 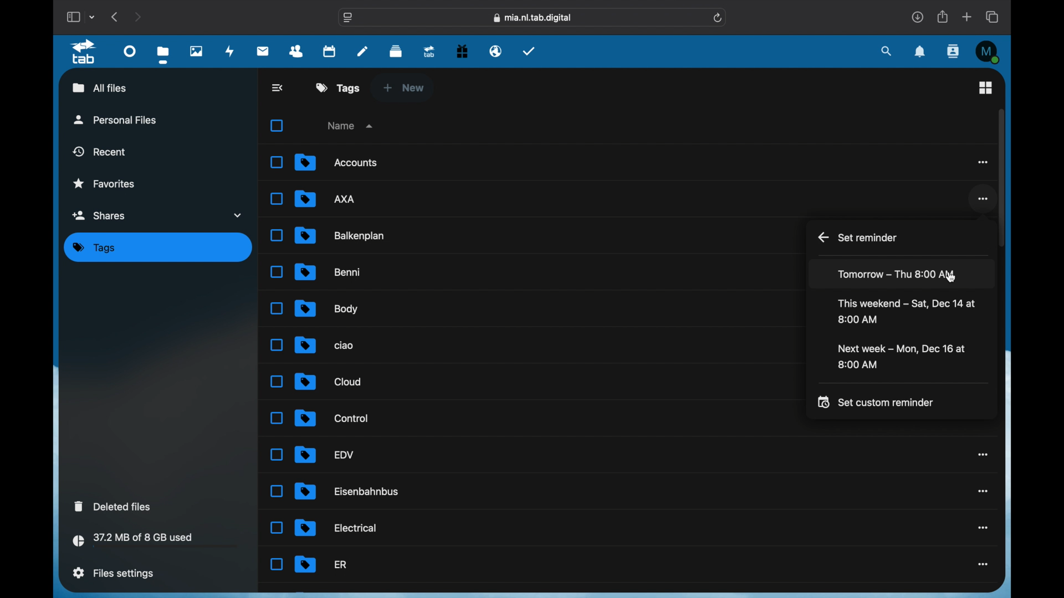 I want to click on share, so click(x=943, y=17).